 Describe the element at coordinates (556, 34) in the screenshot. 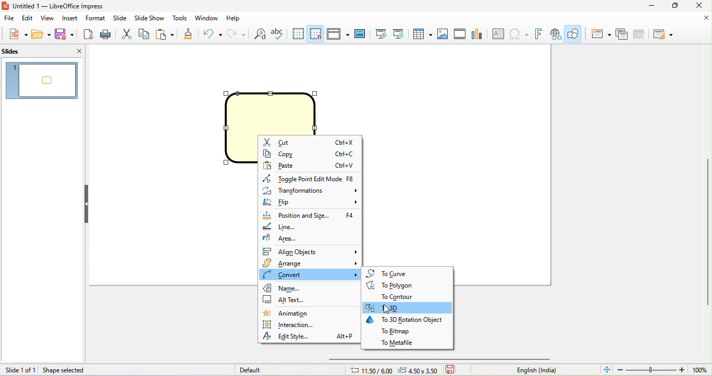

I see `hyperlink` at that location.